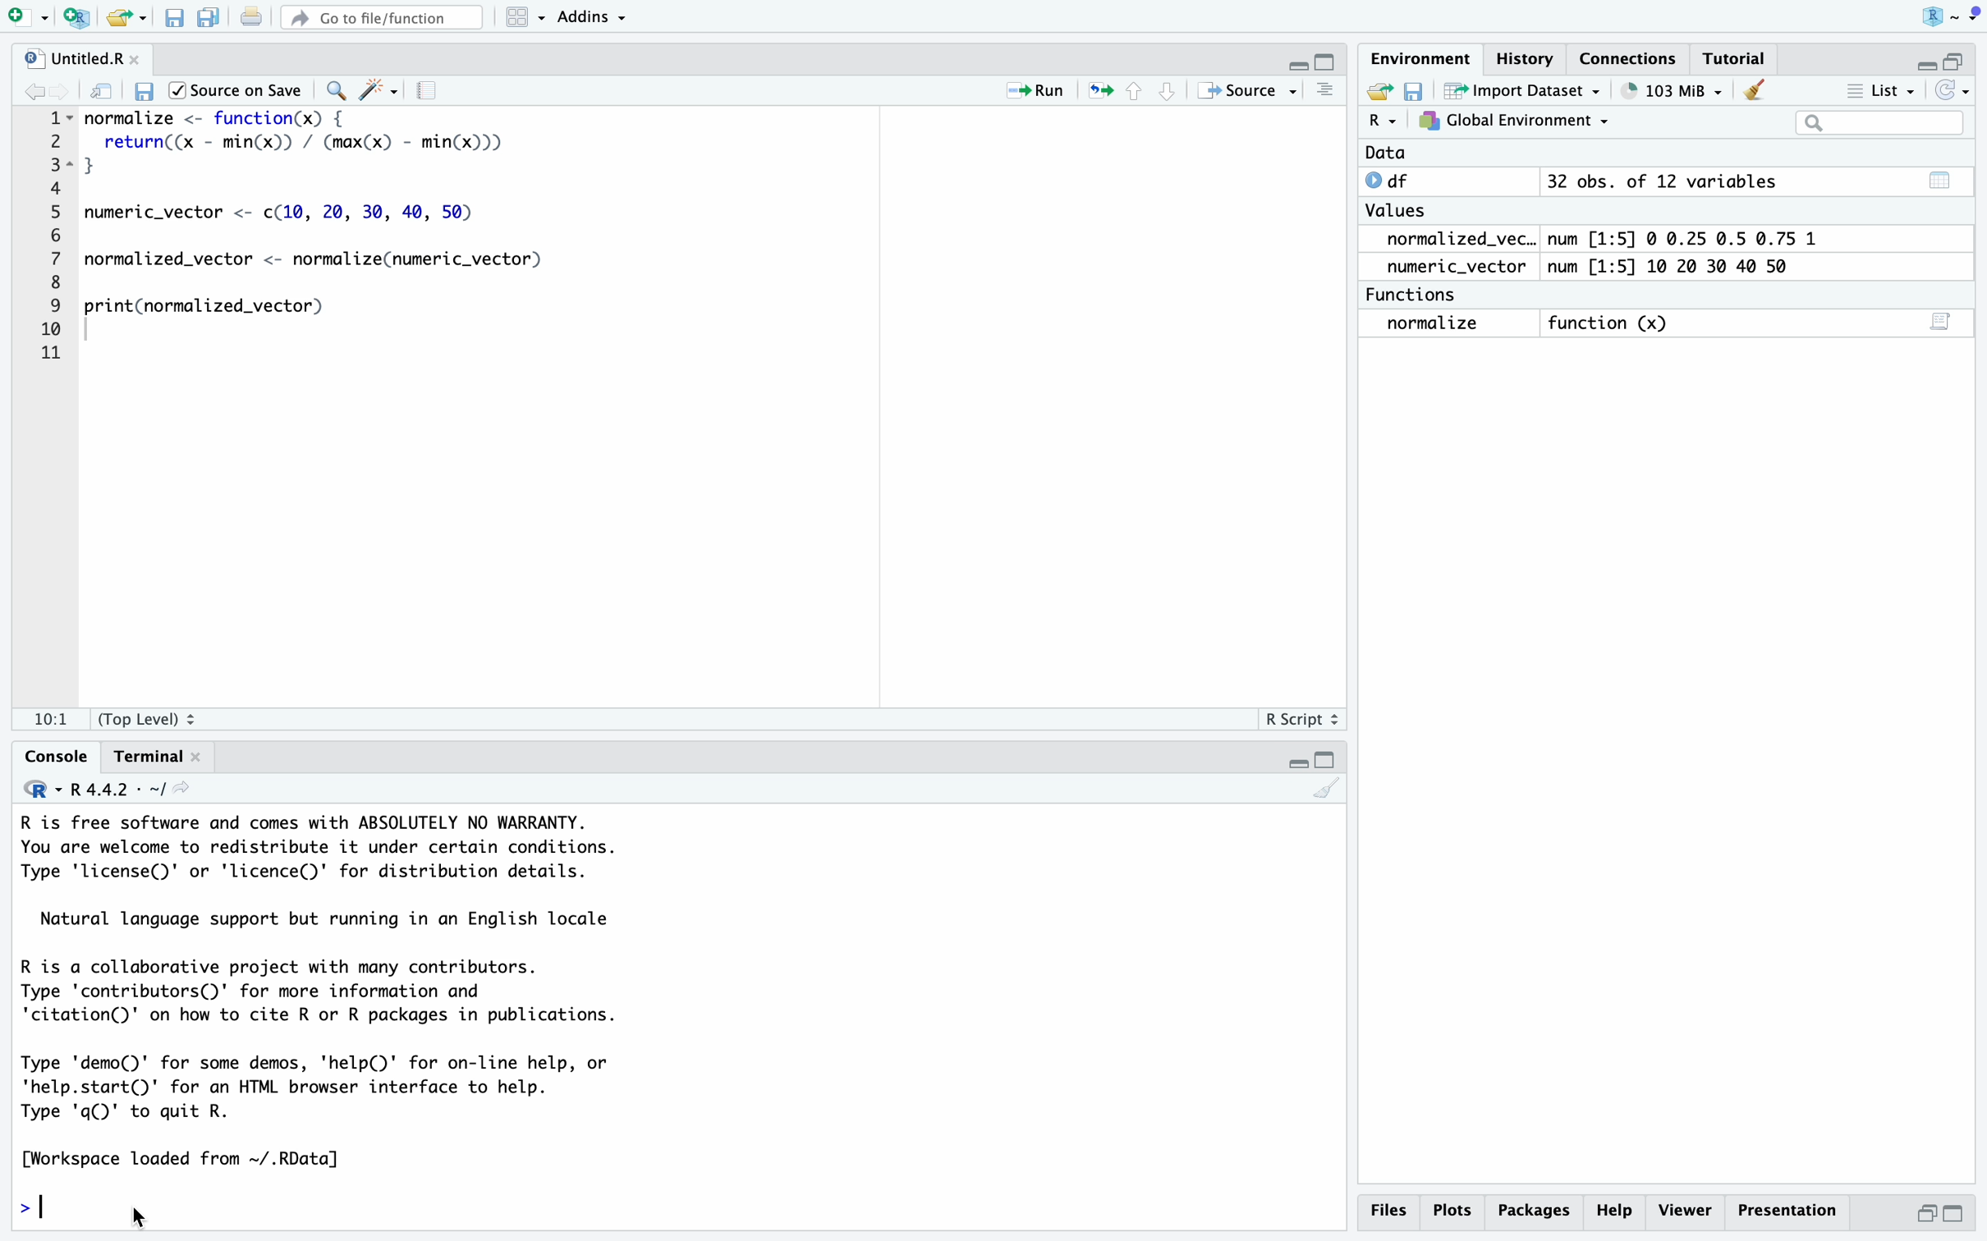  What do you see at coordinates (1614, 1211) in the screenshot?
I see `Help` at bounding box center [1614, 1211].